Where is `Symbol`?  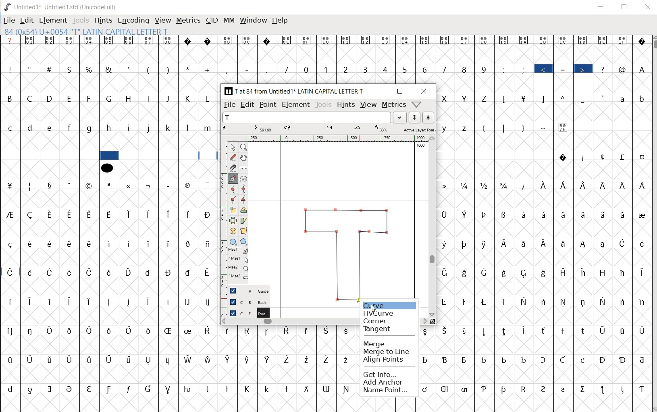 Symbol is located at coordinates (189, 359).